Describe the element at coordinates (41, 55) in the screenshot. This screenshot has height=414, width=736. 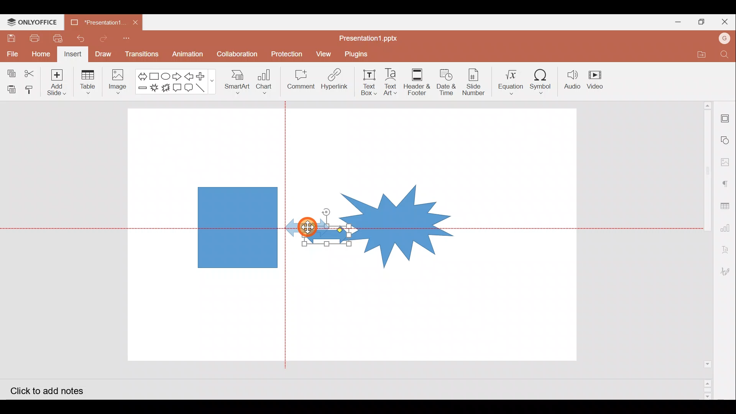
I see `Home` at that location.